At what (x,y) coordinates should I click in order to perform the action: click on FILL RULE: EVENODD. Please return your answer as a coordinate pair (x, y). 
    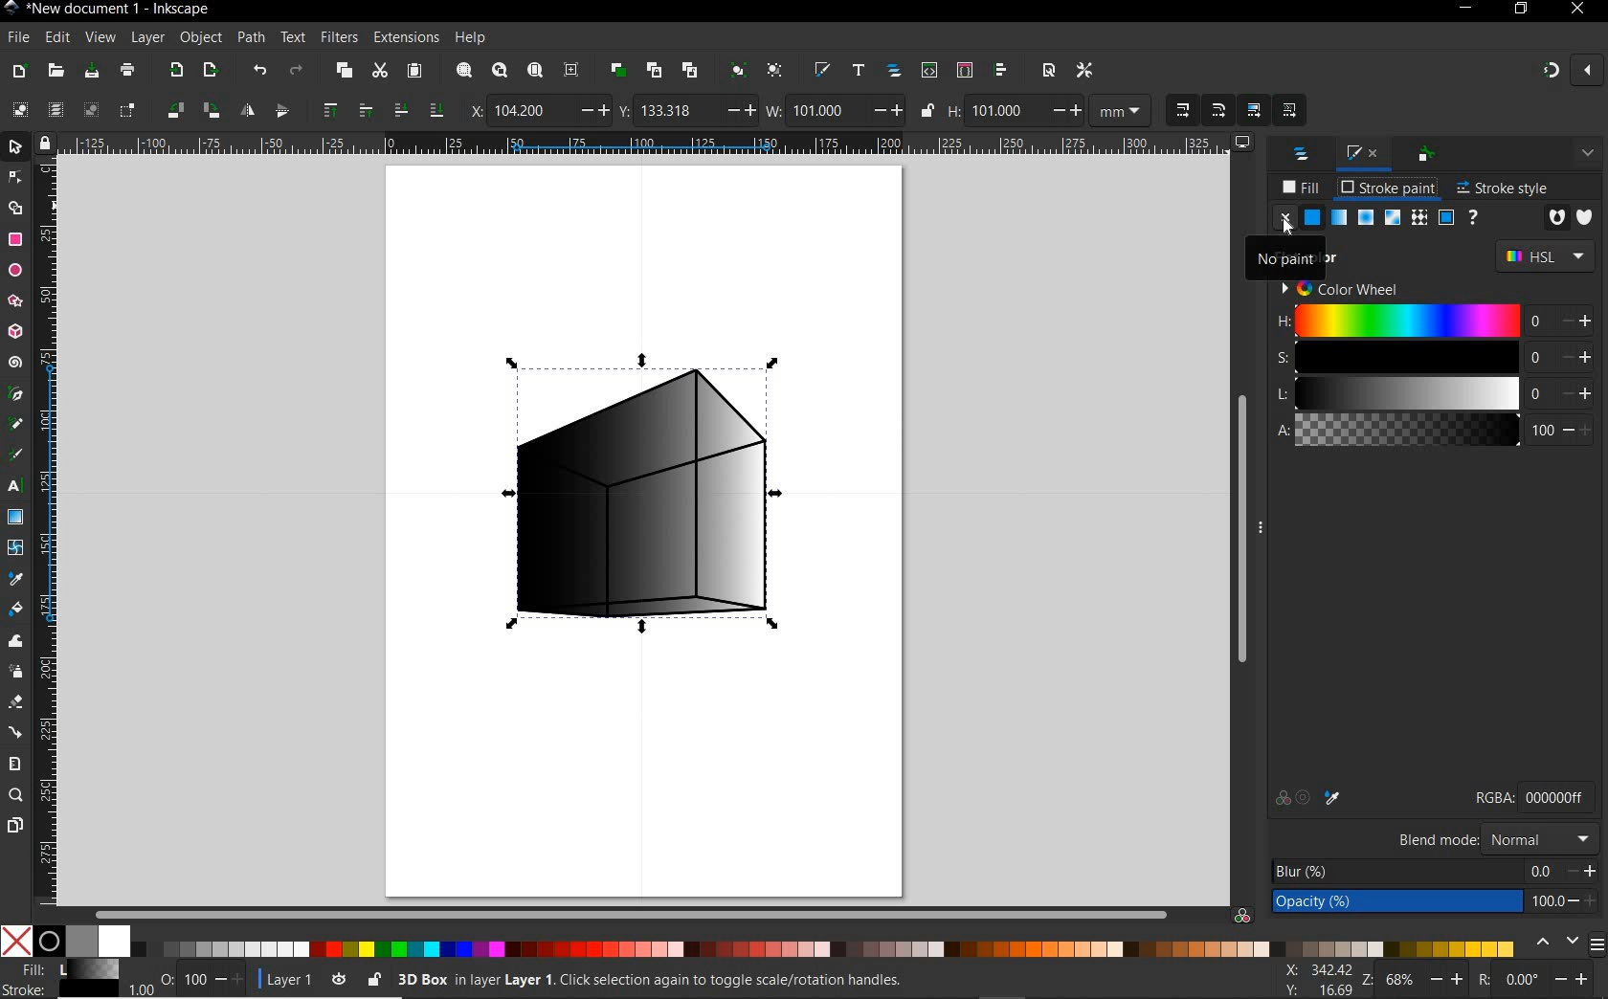
    Looking at the image, I should click on (1557, 217).